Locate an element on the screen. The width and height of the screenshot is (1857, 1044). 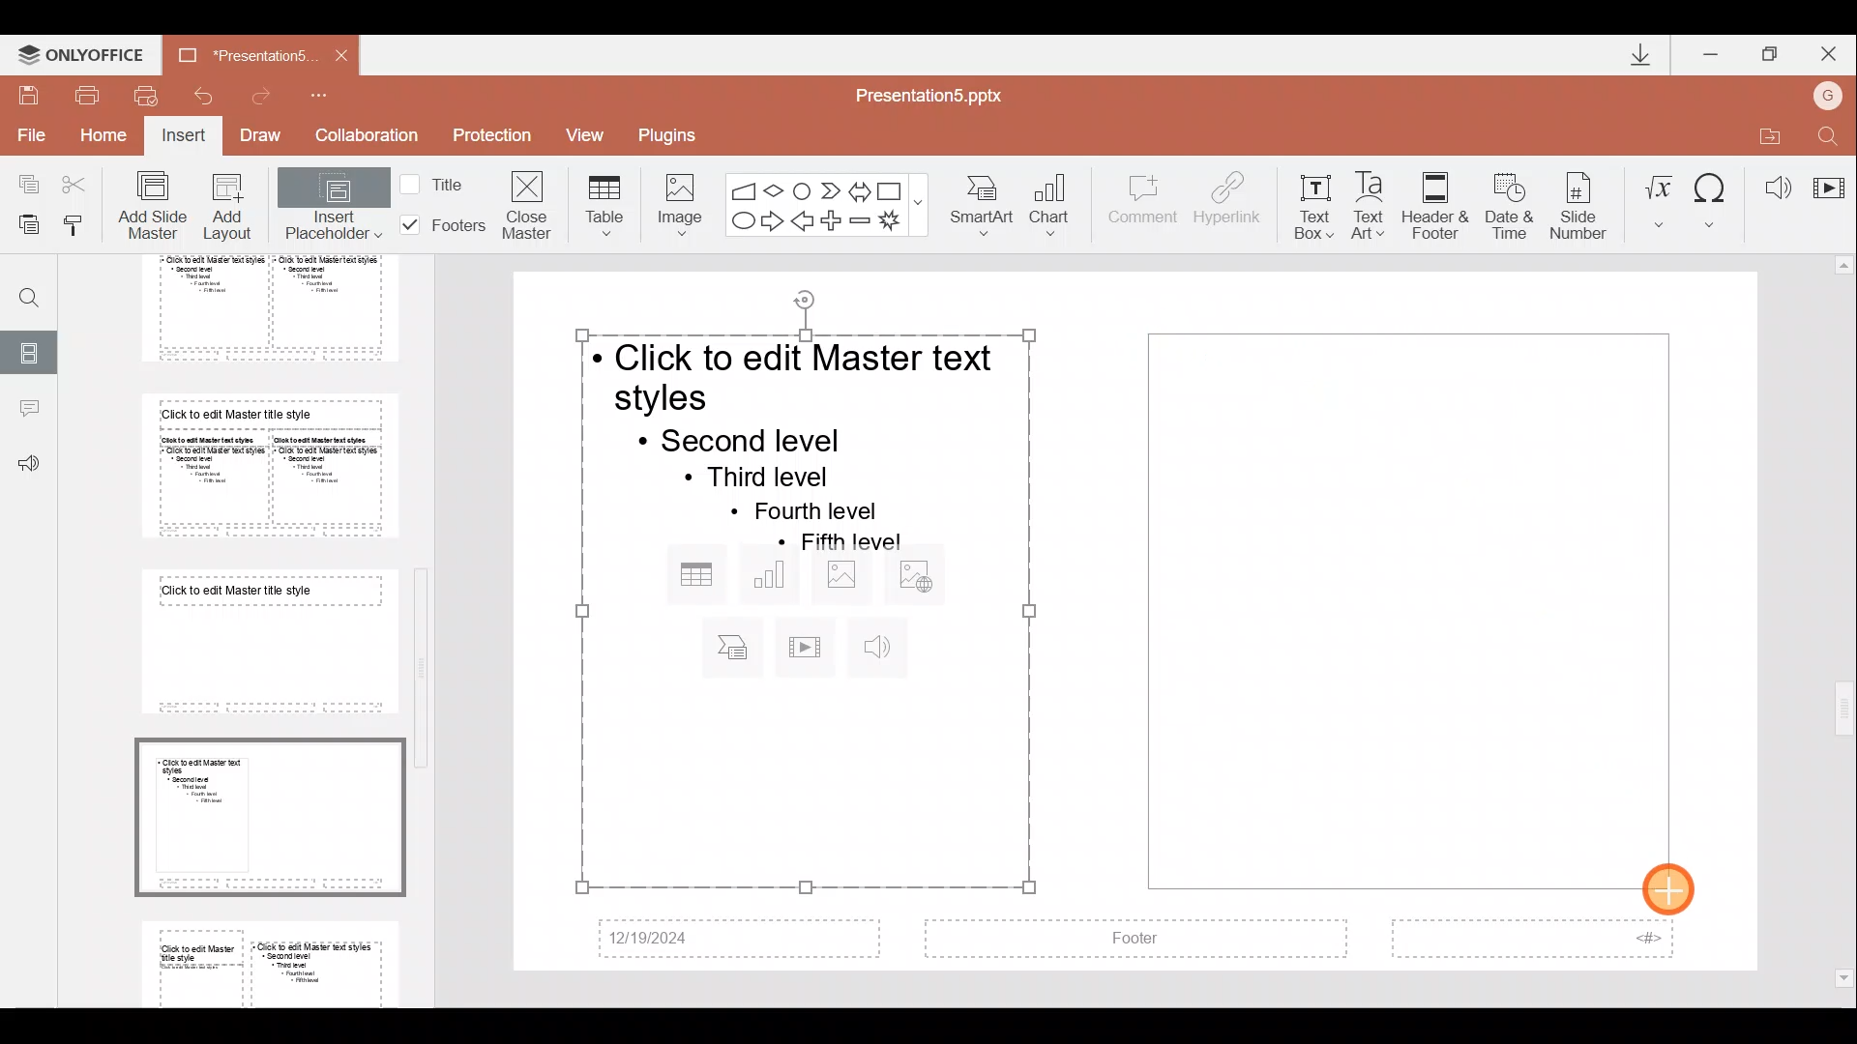
Copy is located at coordinates (21, 184).